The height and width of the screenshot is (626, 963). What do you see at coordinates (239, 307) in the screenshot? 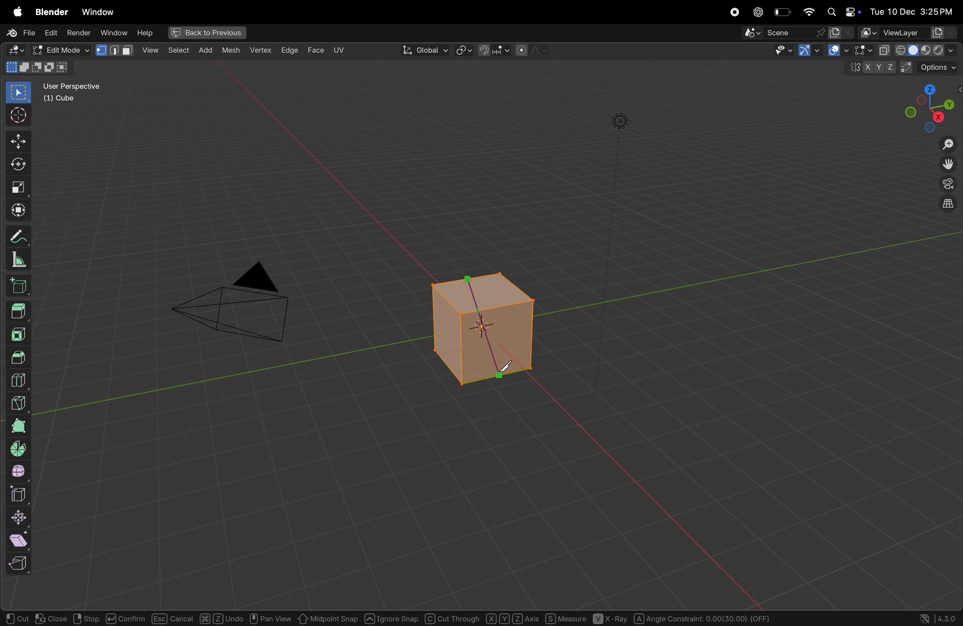
I see `camera` at bounding box center [239, 307].